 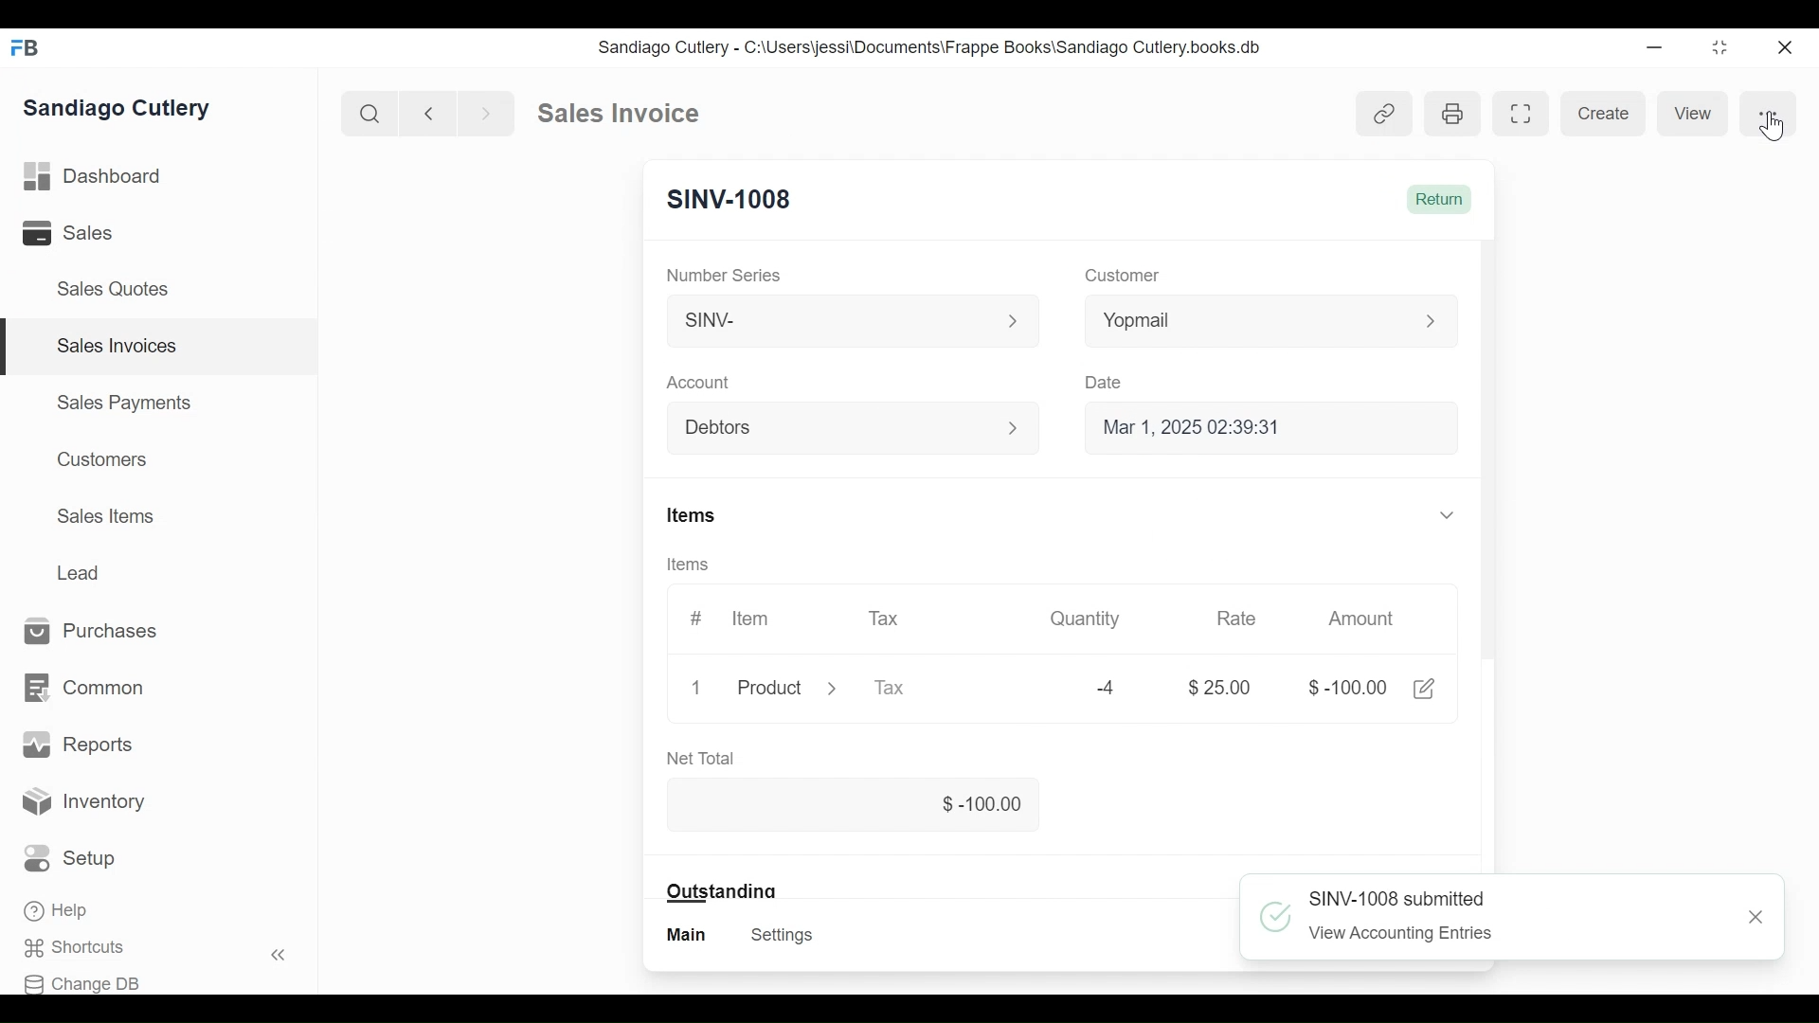 What do you see at coordinates (1424, 689) in the screenshot?
I see `Edit` at bounding box center [1424, 689].